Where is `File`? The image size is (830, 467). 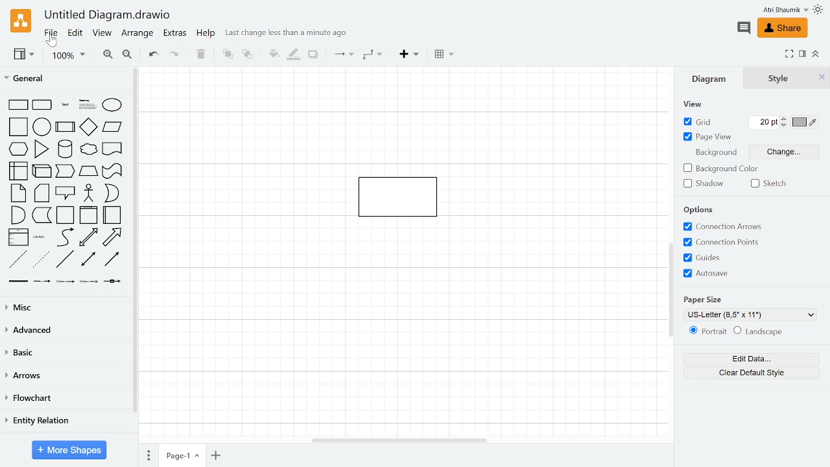
File is located at coordinates (52, 33).